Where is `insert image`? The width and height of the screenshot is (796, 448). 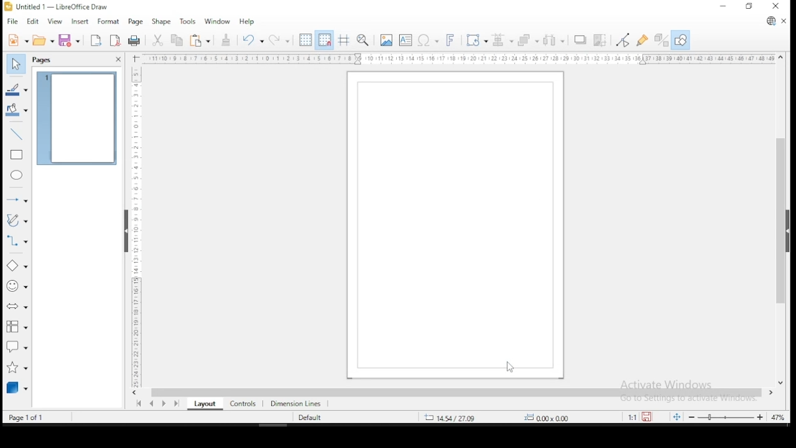
insert image is located at coordinates (386, 40).